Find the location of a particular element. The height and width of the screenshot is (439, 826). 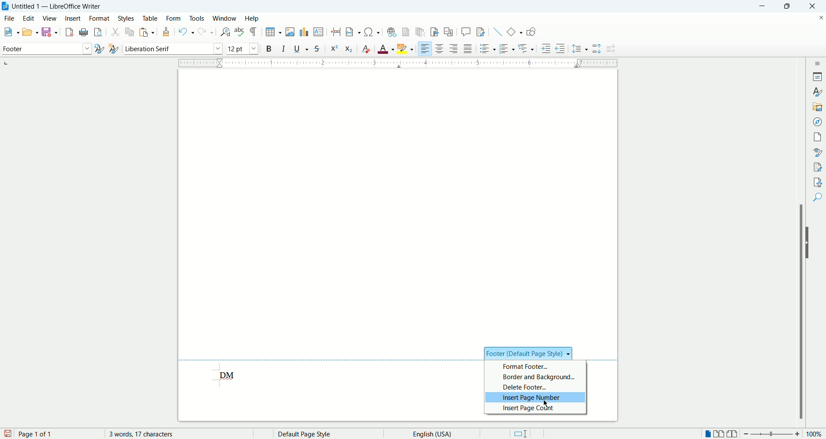

open is located at coordinates (30, 31).